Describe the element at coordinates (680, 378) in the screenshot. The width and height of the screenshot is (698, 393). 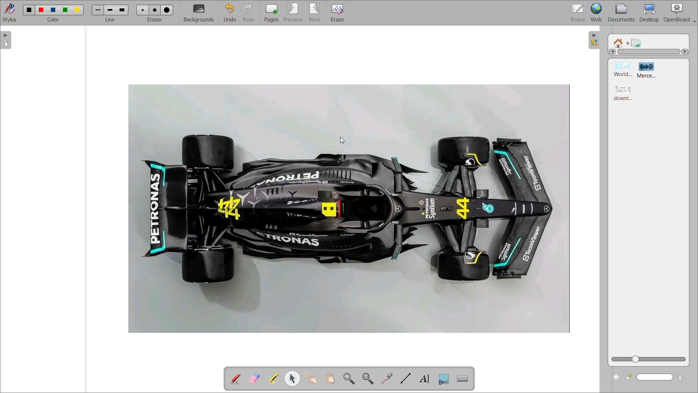
I see `delete` at that location.